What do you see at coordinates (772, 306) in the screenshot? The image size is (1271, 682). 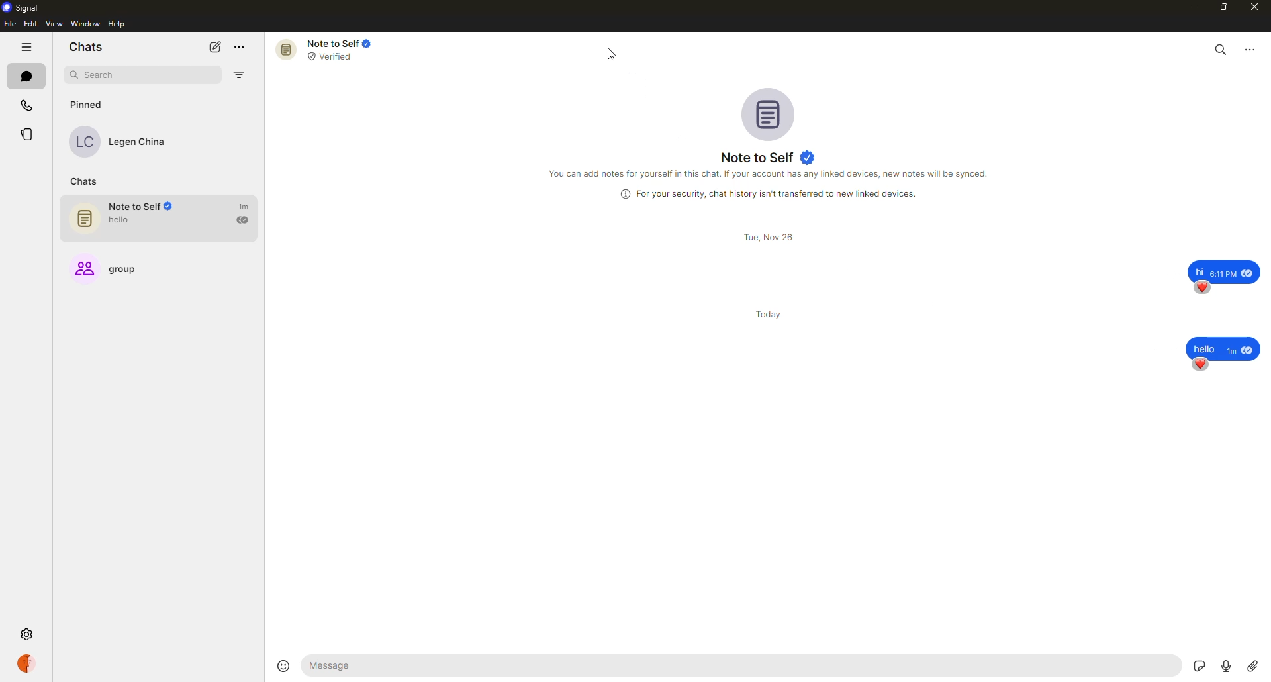 I see `day` at bounding box center [772, 306].